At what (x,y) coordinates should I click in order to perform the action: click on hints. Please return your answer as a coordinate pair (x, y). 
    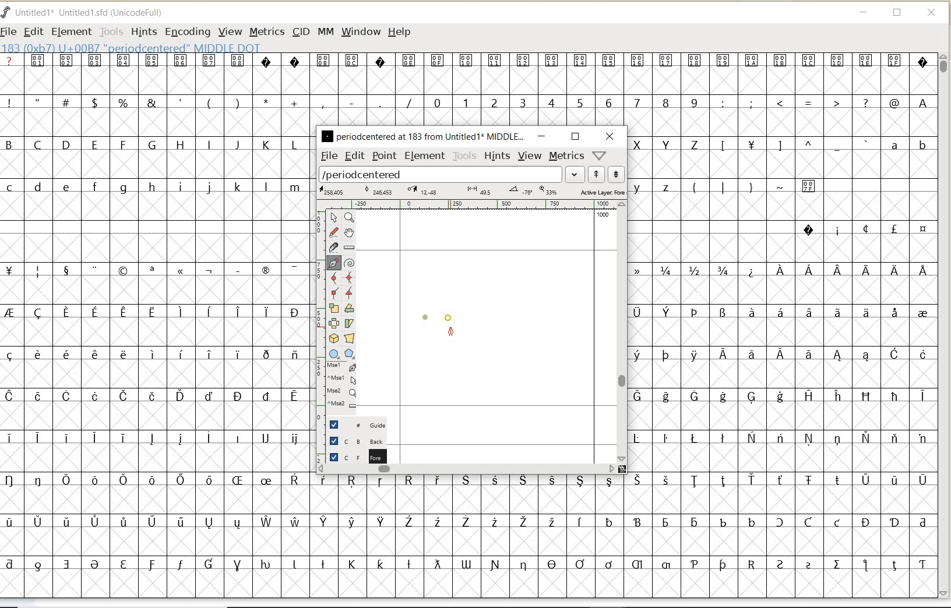
    Looking at the image, I should click on (498, 155).